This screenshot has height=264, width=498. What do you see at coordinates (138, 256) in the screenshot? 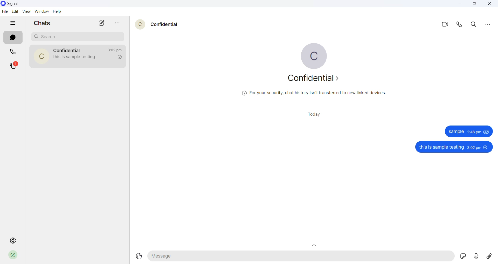
I see `emojis` at bounding box center [138, 256].